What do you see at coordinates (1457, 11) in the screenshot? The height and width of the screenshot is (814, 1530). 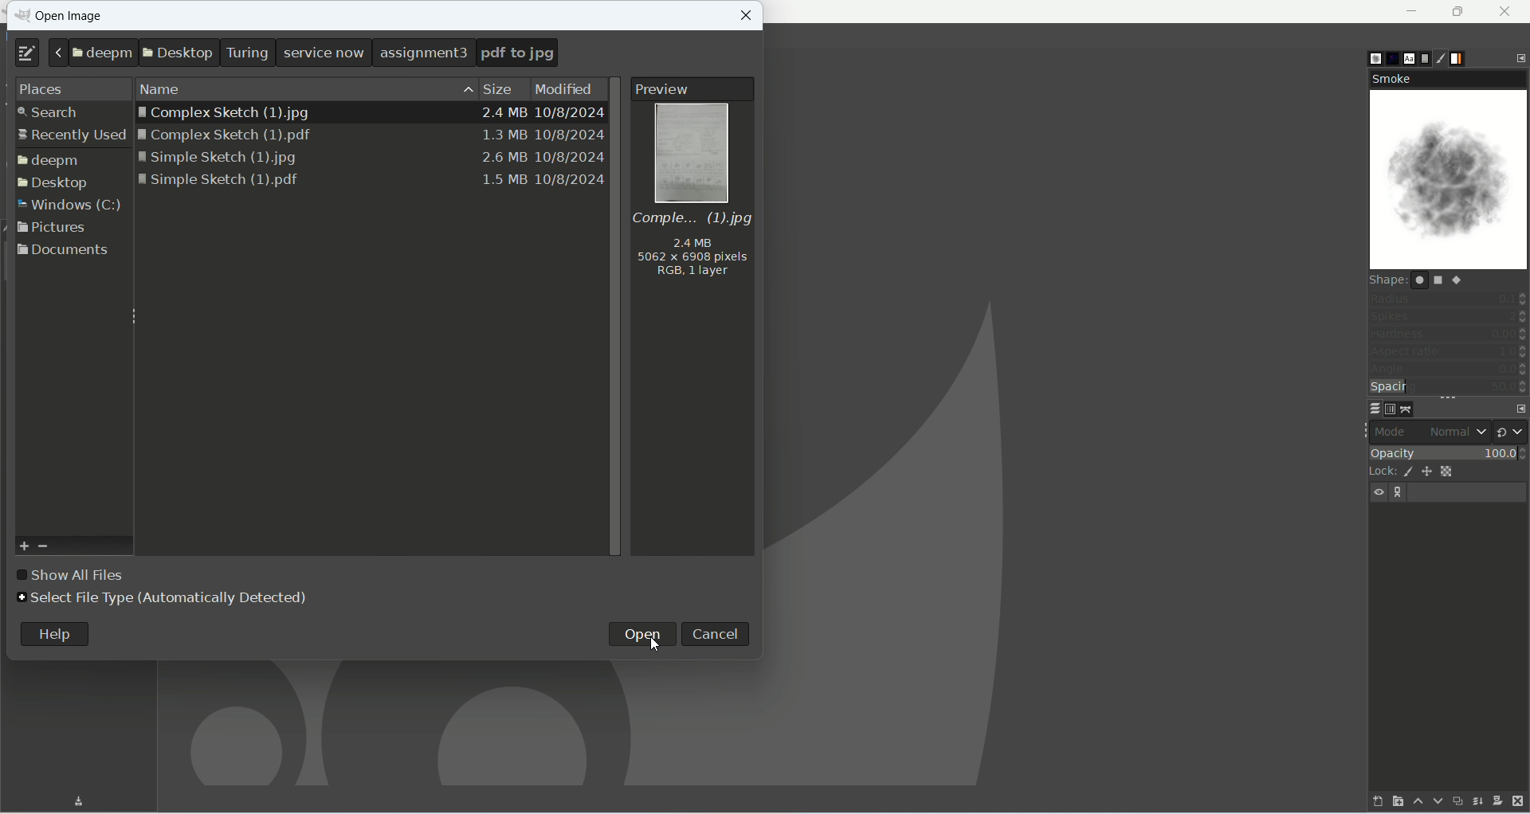 I see `maximize` at bounding box center [1457, 11].